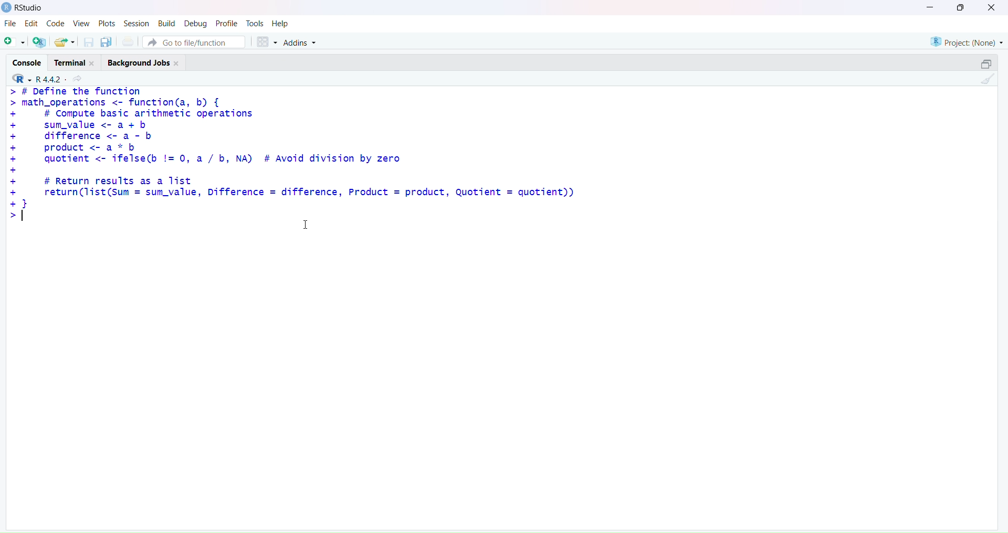 Image resolution: width=1008 pixels, height=533 pixels. What do you see at coordinates (931, 6) in the screenshot?
I see `Minimize` at bounding box center [931, 6].